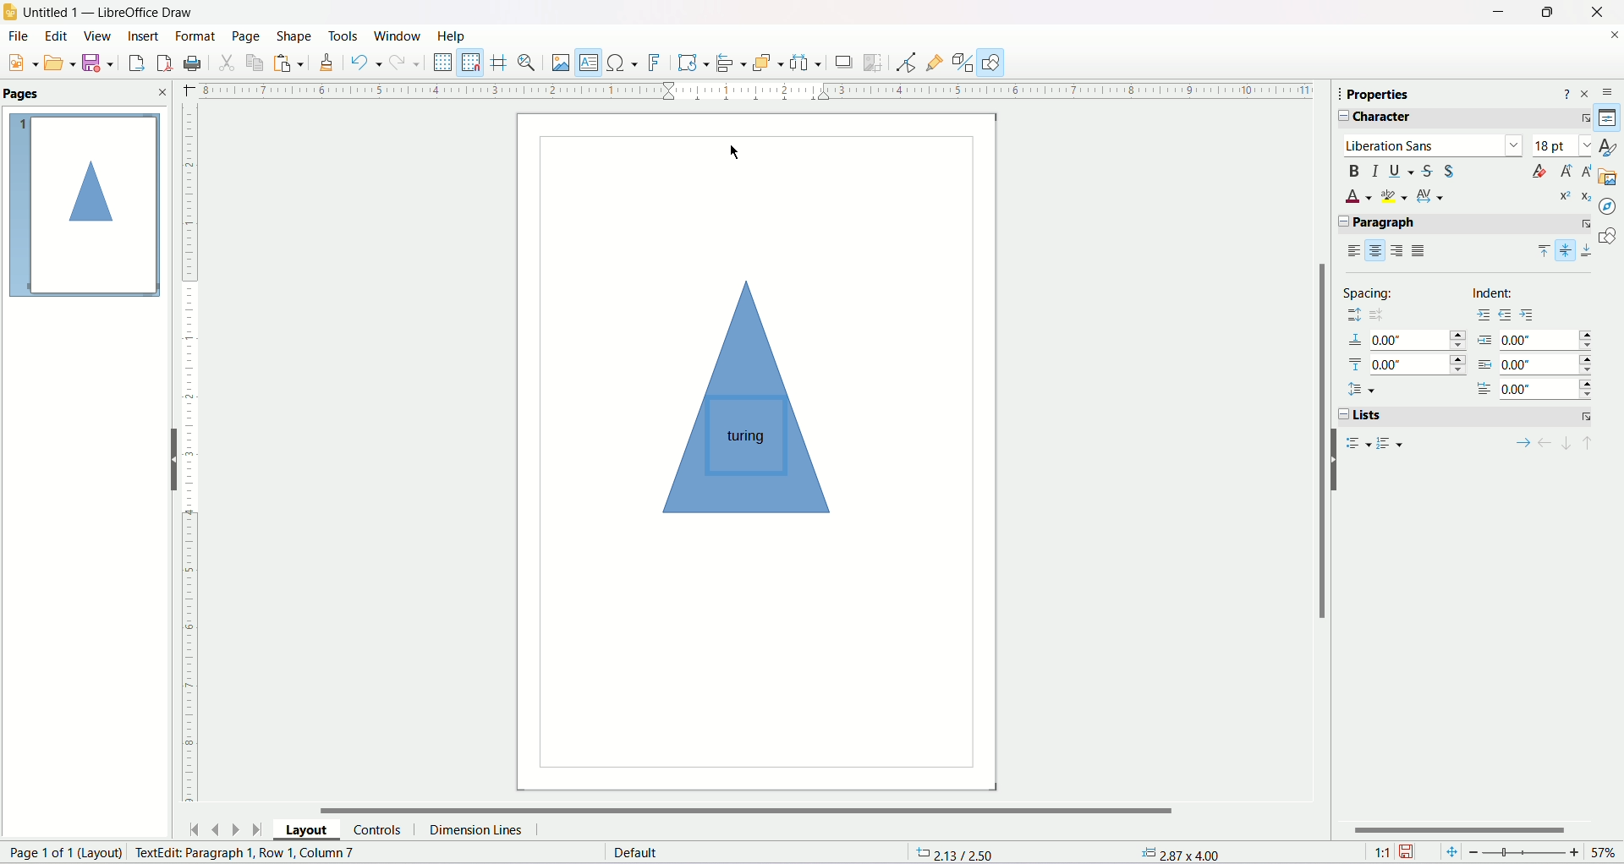 The width and height of the screenshot is (1624, 864). What do you see at coordinates (109, 11) in the screenshot?
I see `Untitled1 - Libreoffice Draw` at bounding box center [109, 11].